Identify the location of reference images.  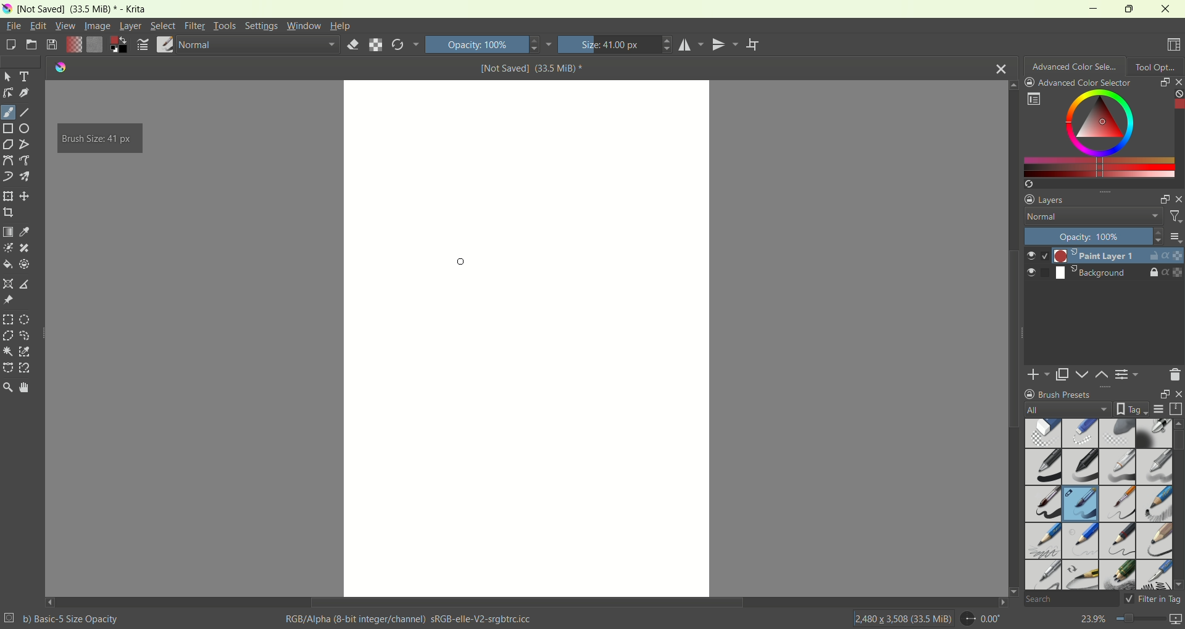
(7, 300).